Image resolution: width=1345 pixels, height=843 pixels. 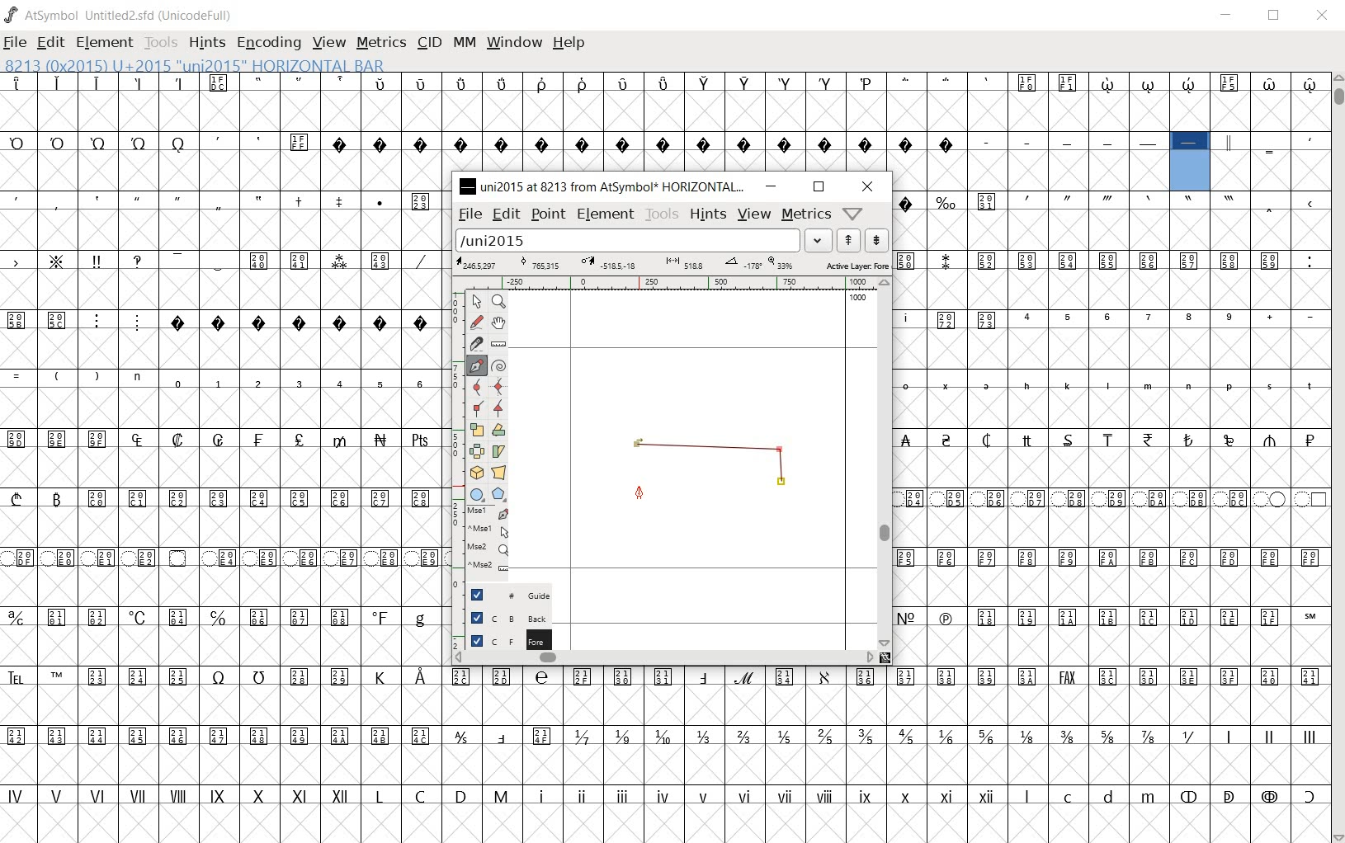 What do you see at coordinates (507, 215) in the screenshot?
I see `edit` at bounding box center [507, 215].